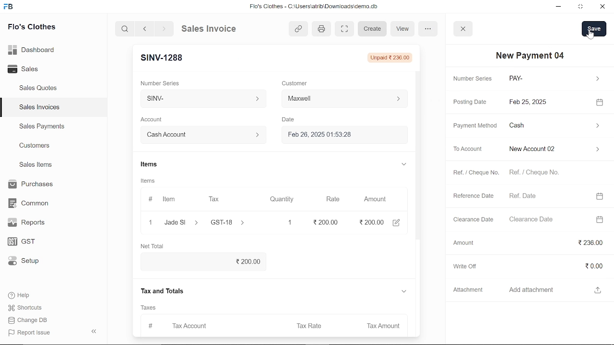  What do you see at coordinates (94, 330) in the screenshot?
I see `hide` at bounding box center [94, 330].